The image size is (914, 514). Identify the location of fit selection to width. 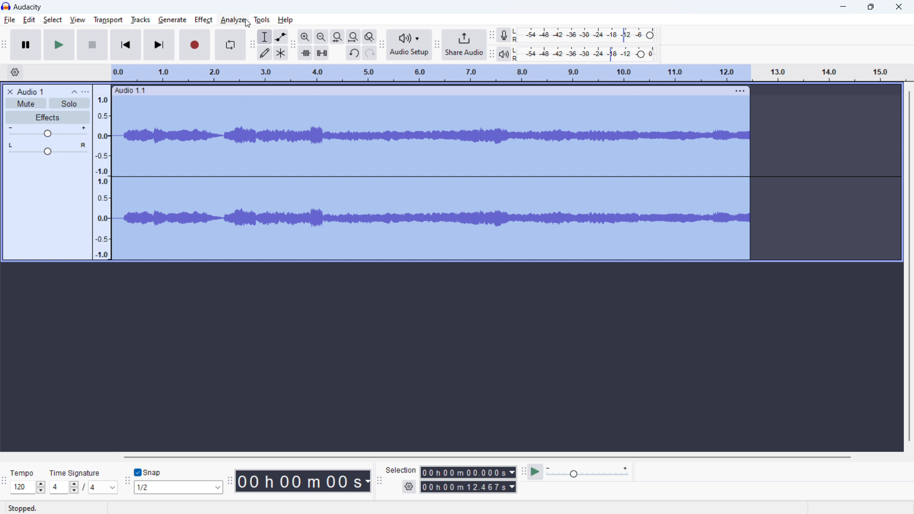
(338, 37).